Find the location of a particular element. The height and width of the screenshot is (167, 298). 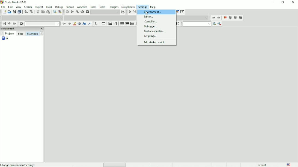

Next is located at coordinates (41, 33).